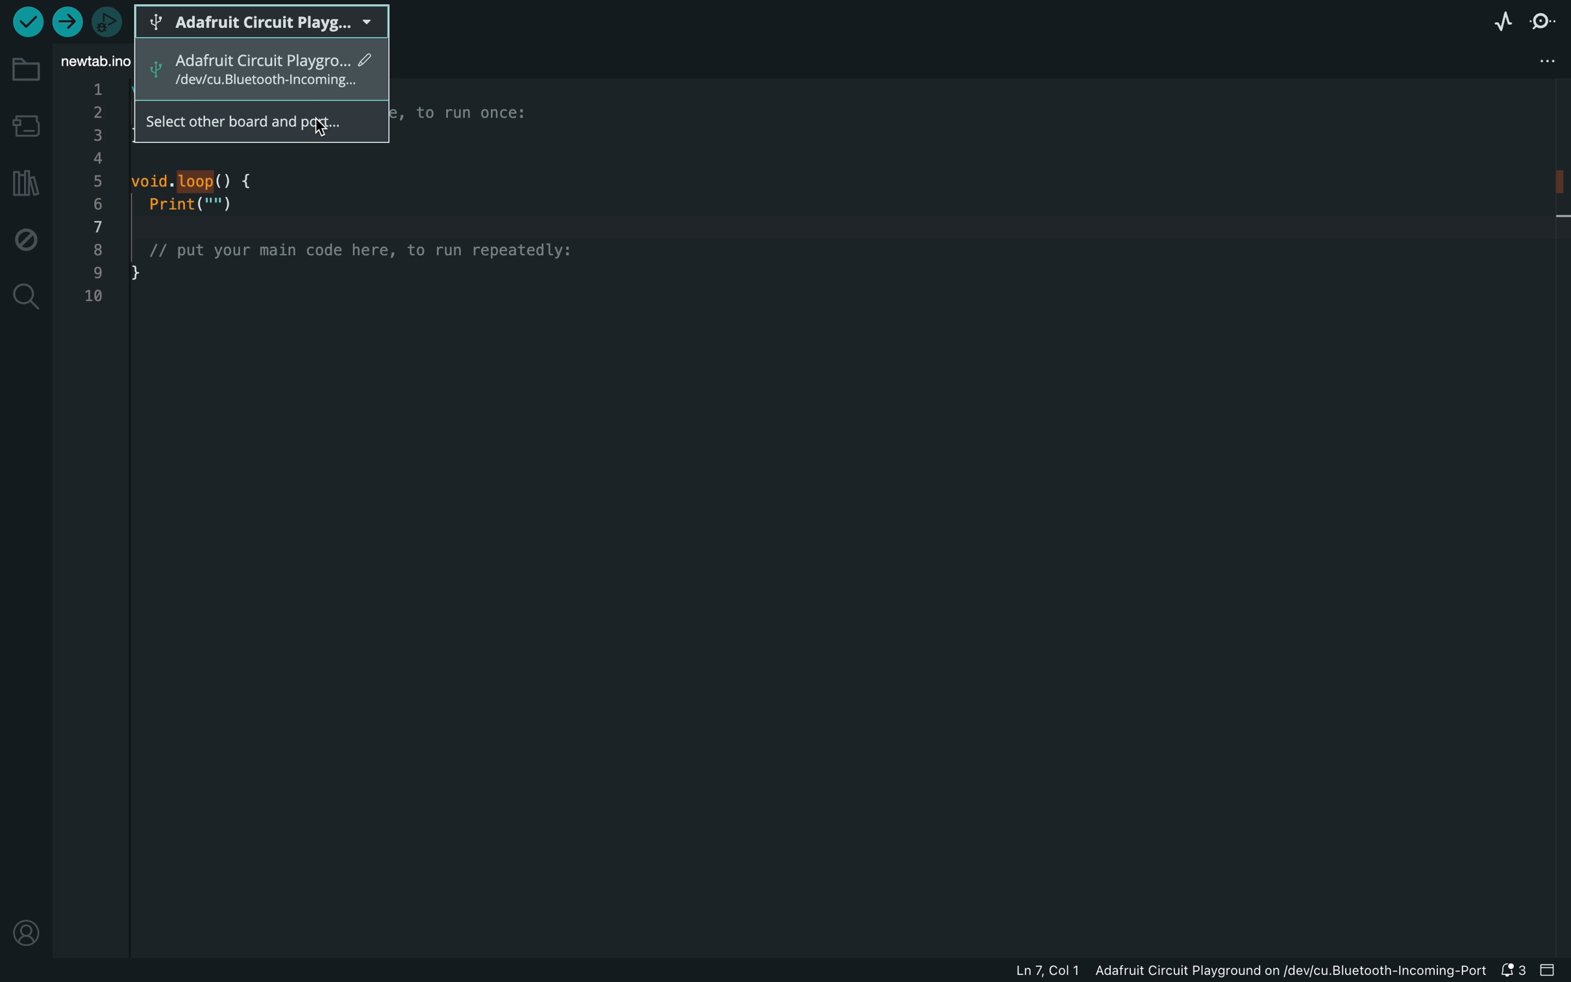 This screenshot has width=1571, height=982. Describe the element at coordinates (351, 236) in the screenshot. I see `code` at that location.